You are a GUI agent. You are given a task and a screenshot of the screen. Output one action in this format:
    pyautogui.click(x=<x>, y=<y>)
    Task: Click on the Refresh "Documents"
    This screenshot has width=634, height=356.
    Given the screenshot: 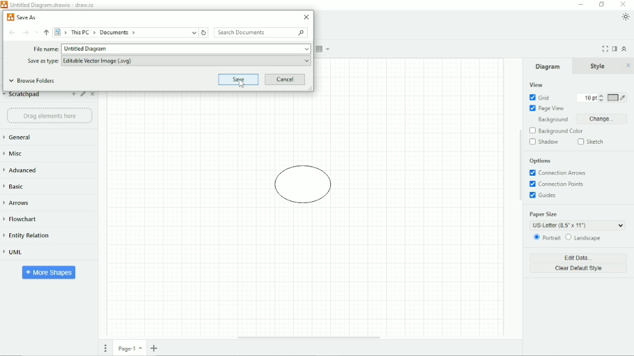 What is the action you would take?
    pyautogui.click(x=204, y=32)
    